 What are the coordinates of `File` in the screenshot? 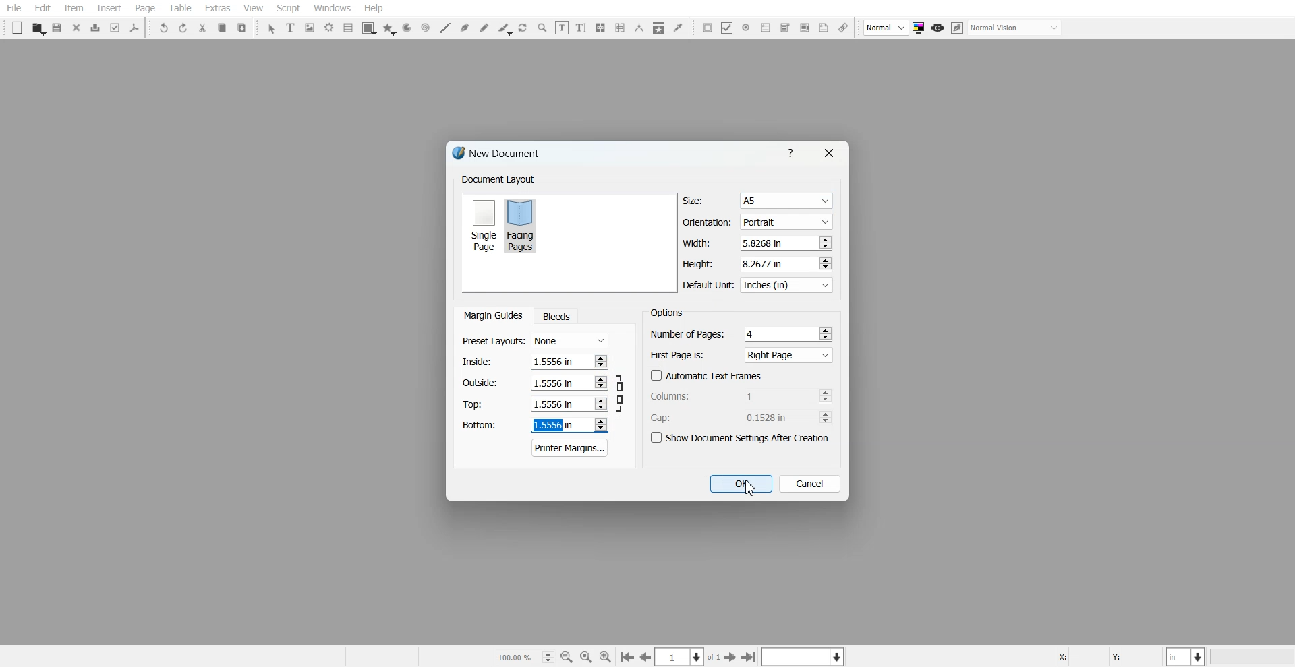 It's located at (14, 8).